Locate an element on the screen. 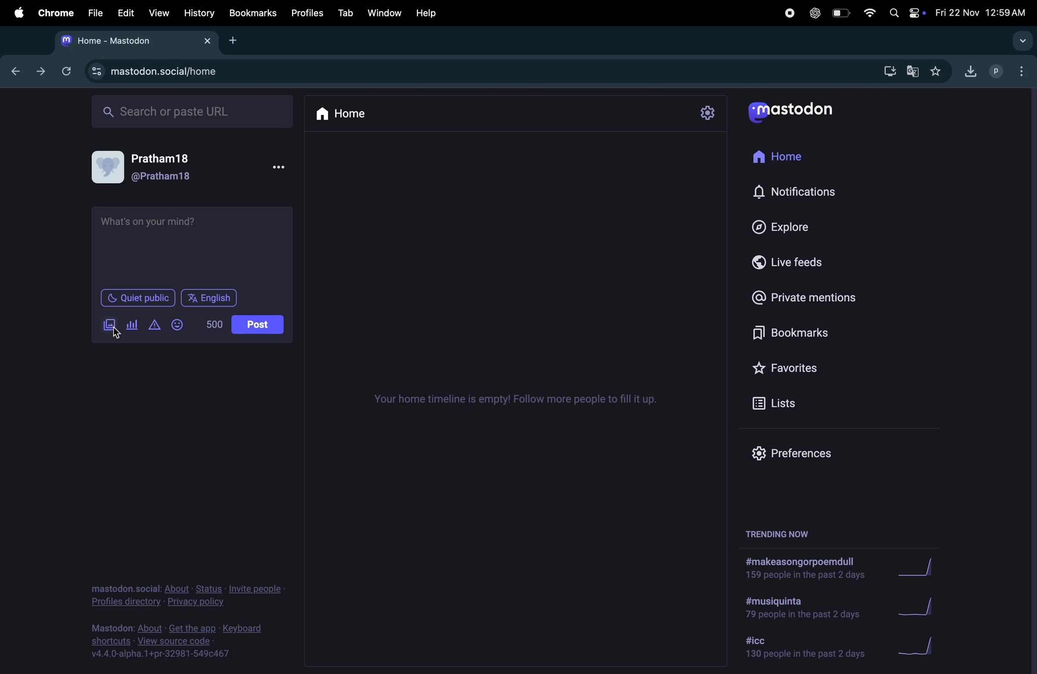  wifi is located at coordinates (868, 12).